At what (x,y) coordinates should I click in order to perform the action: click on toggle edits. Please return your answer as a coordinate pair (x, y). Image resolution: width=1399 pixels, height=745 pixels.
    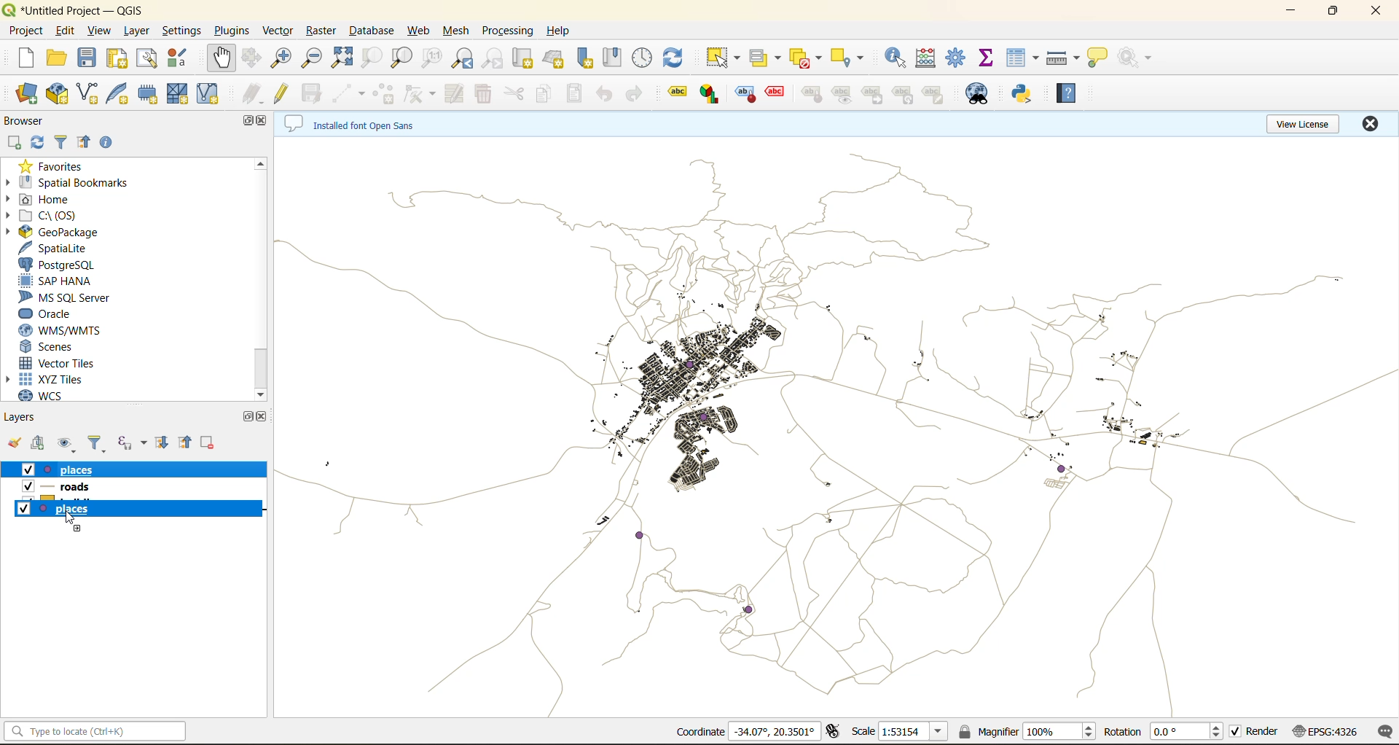
    Looking at the image, I should click on (283, 93).